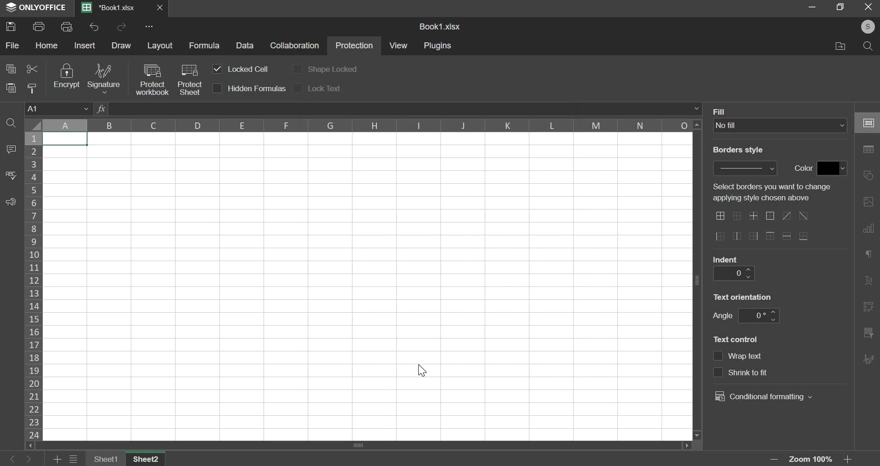 The image size is (880, 466). Describe the element at coordinates (399, 45) in the screenshot. I see `view` at that location.